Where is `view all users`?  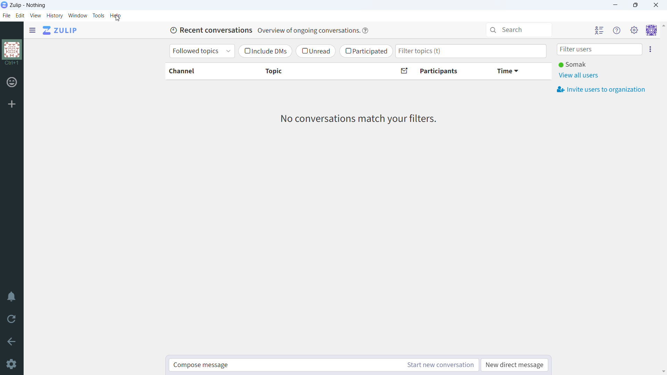 view all users is located at coordinates (579, 75).